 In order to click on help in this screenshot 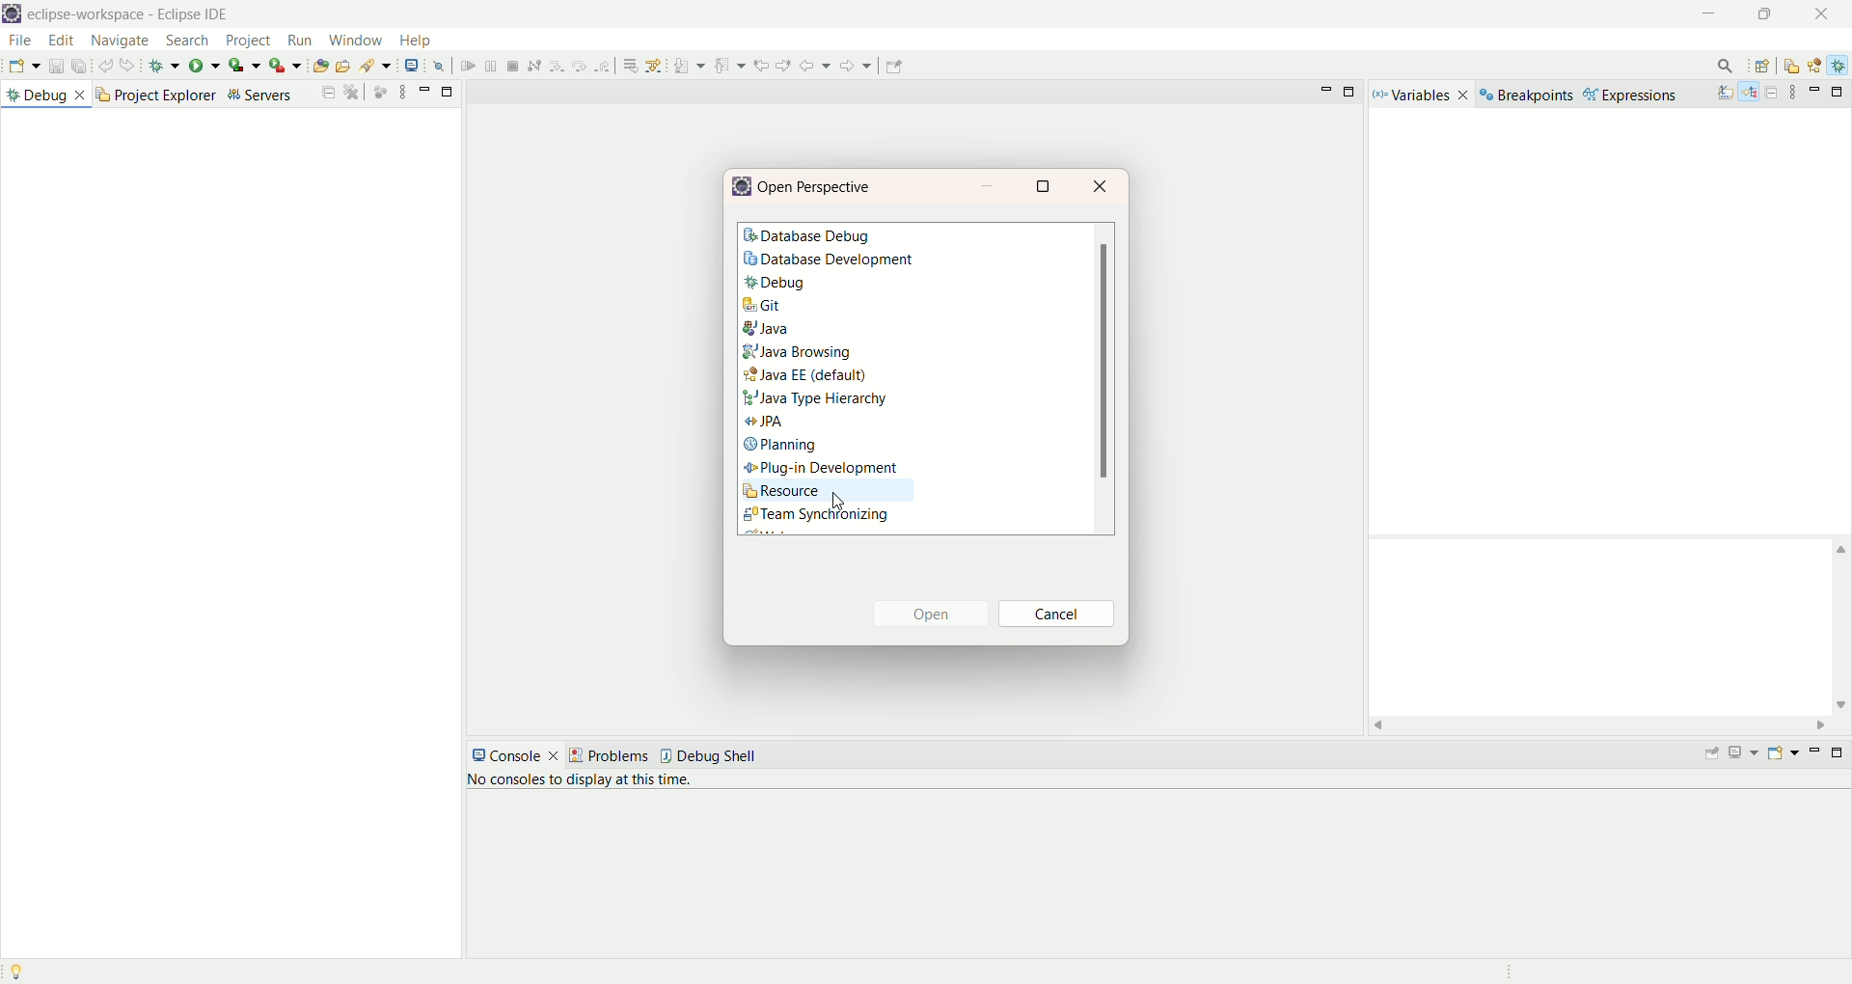, I will do `click(417, 41)`.